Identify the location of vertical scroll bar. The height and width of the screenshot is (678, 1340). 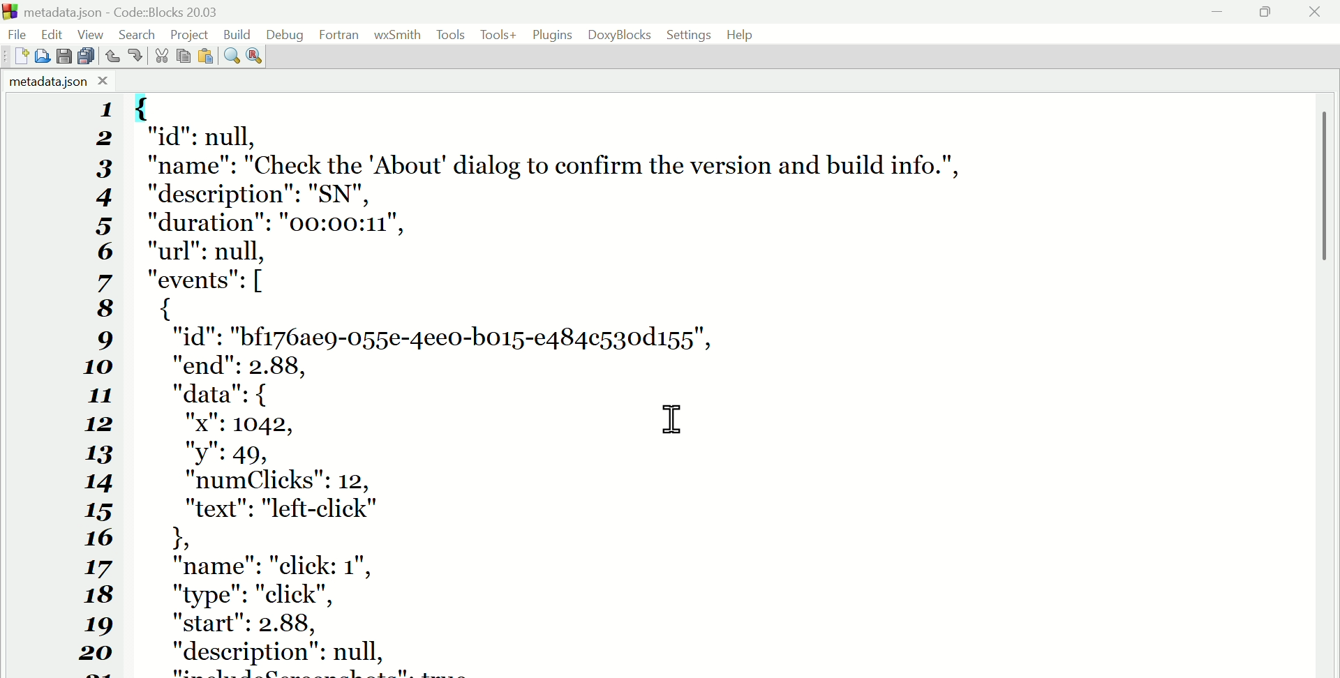
(1327, 240).